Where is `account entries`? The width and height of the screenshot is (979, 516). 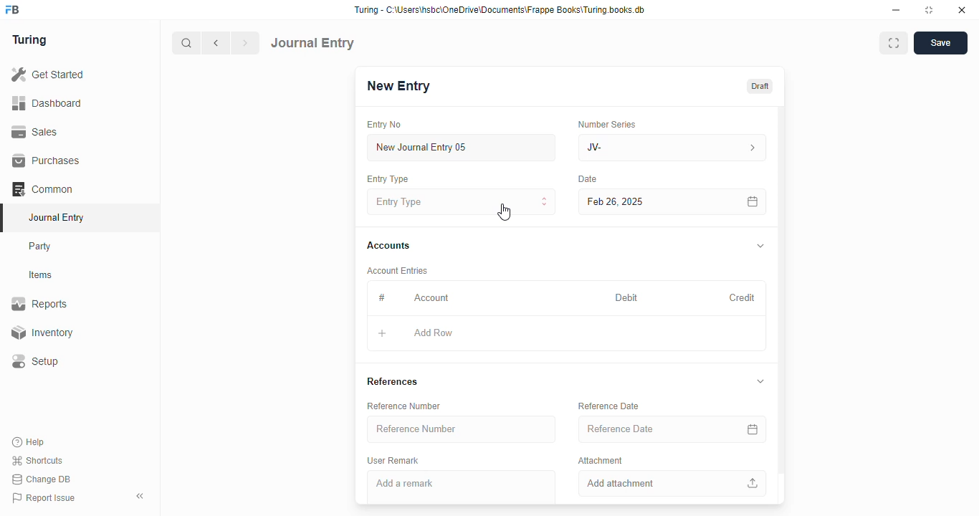 account entries is located at coordinates (397, 270).